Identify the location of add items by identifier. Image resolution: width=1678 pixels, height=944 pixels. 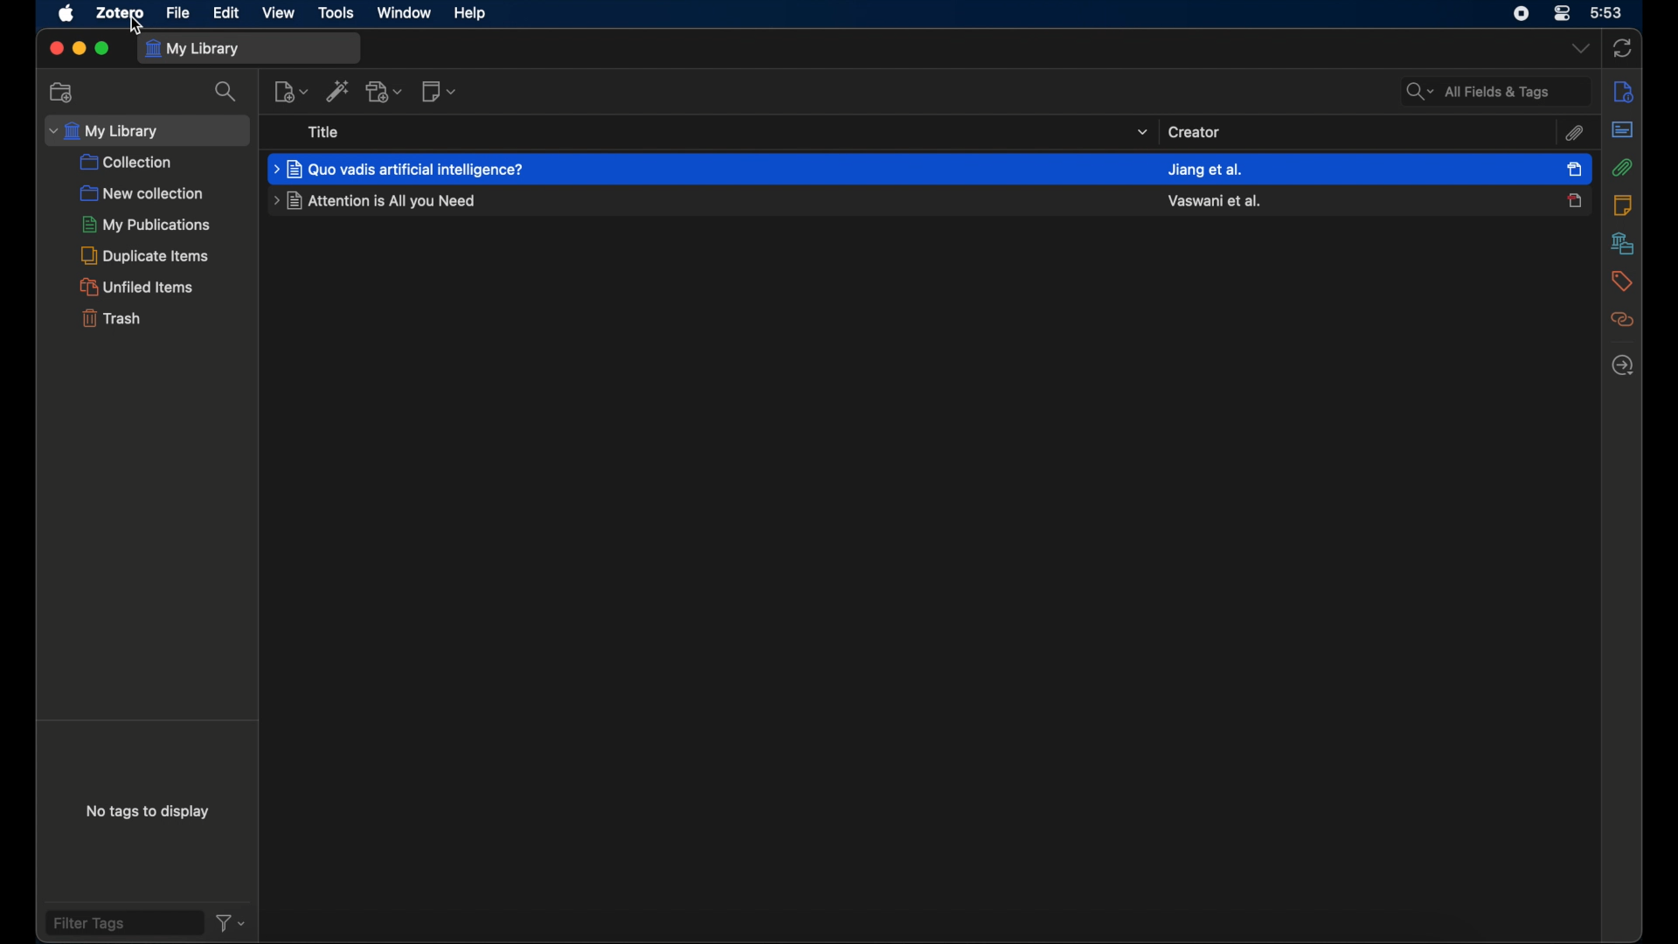
(337, 91).